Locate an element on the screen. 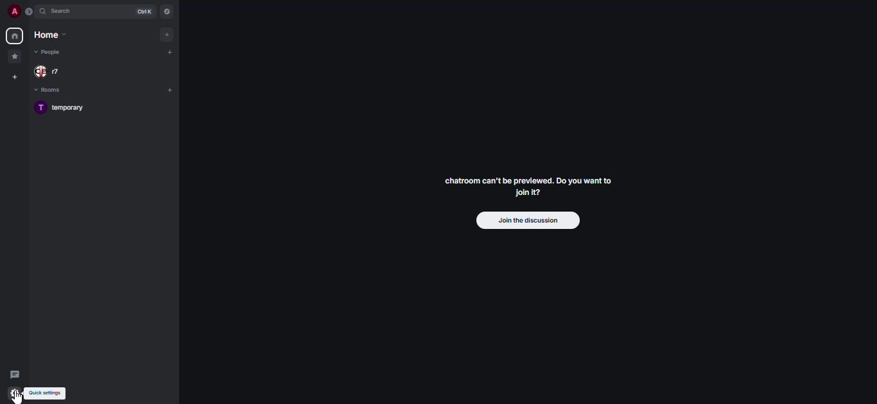 The height and width of the screenshot is (404, 877). join the discussion is located at coordinates (527, 221).